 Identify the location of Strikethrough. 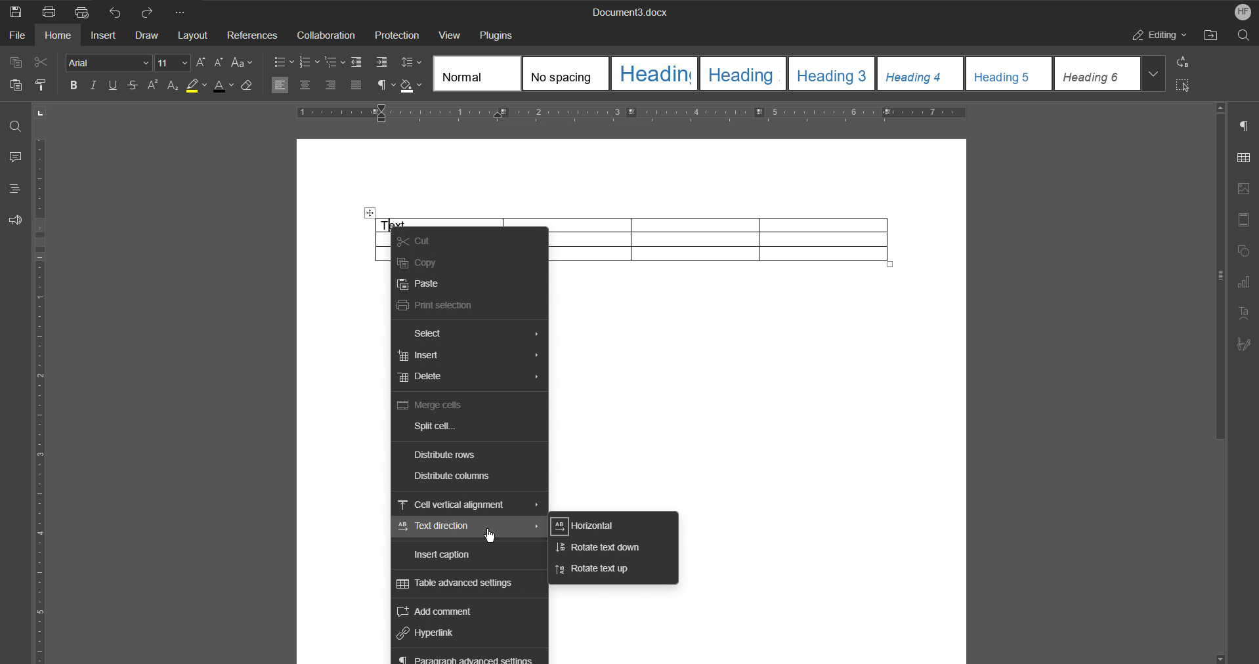
(132, 85).